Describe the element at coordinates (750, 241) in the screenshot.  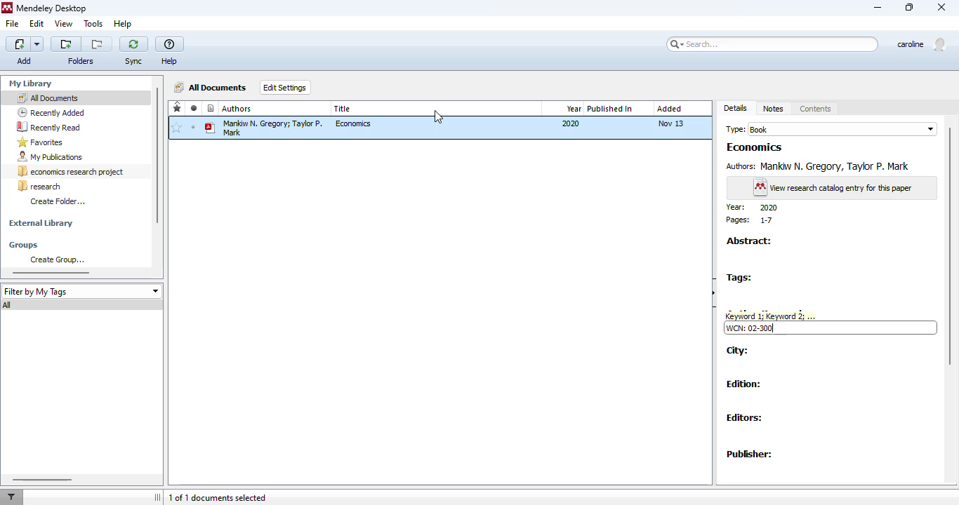
I see `abstract` at that location.